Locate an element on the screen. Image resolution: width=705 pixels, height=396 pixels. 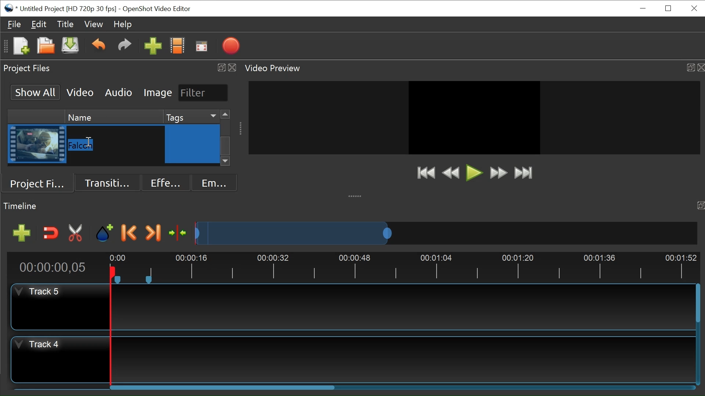
Tags is located at coordinates (190, 116).